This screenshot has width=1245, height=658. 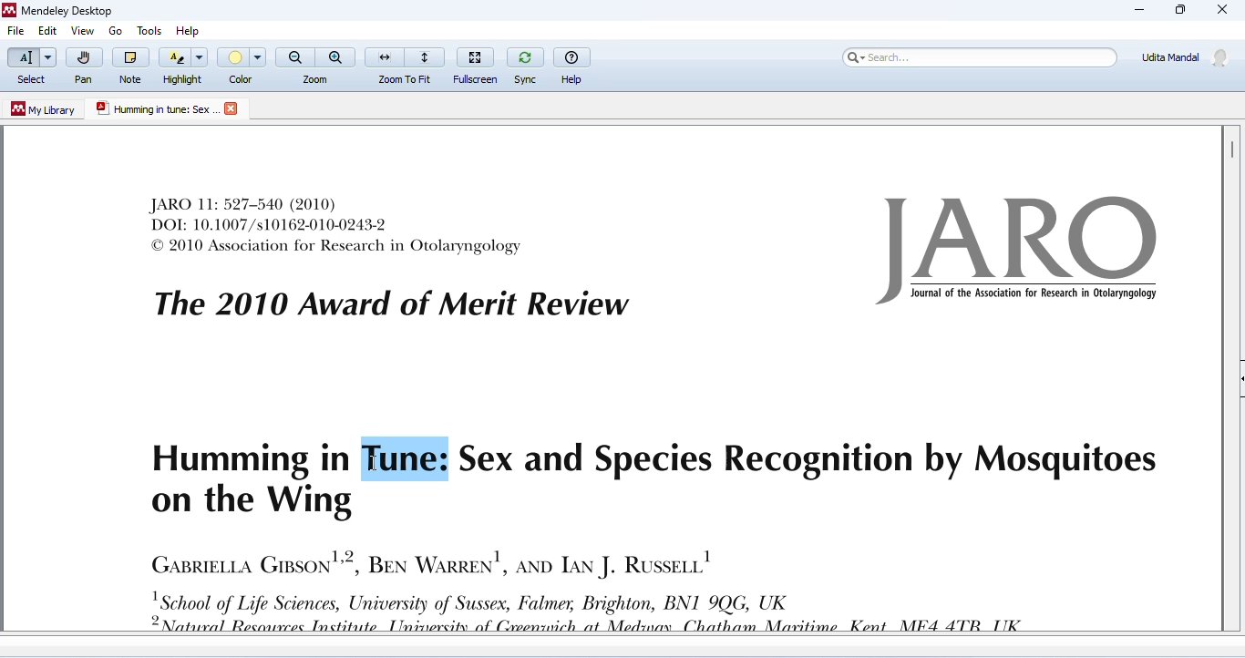 I want to click on GABRIELLA Gisson'2, BEN WARREN, AND IAN J. RUSSELL., so click(x=430, y=561).